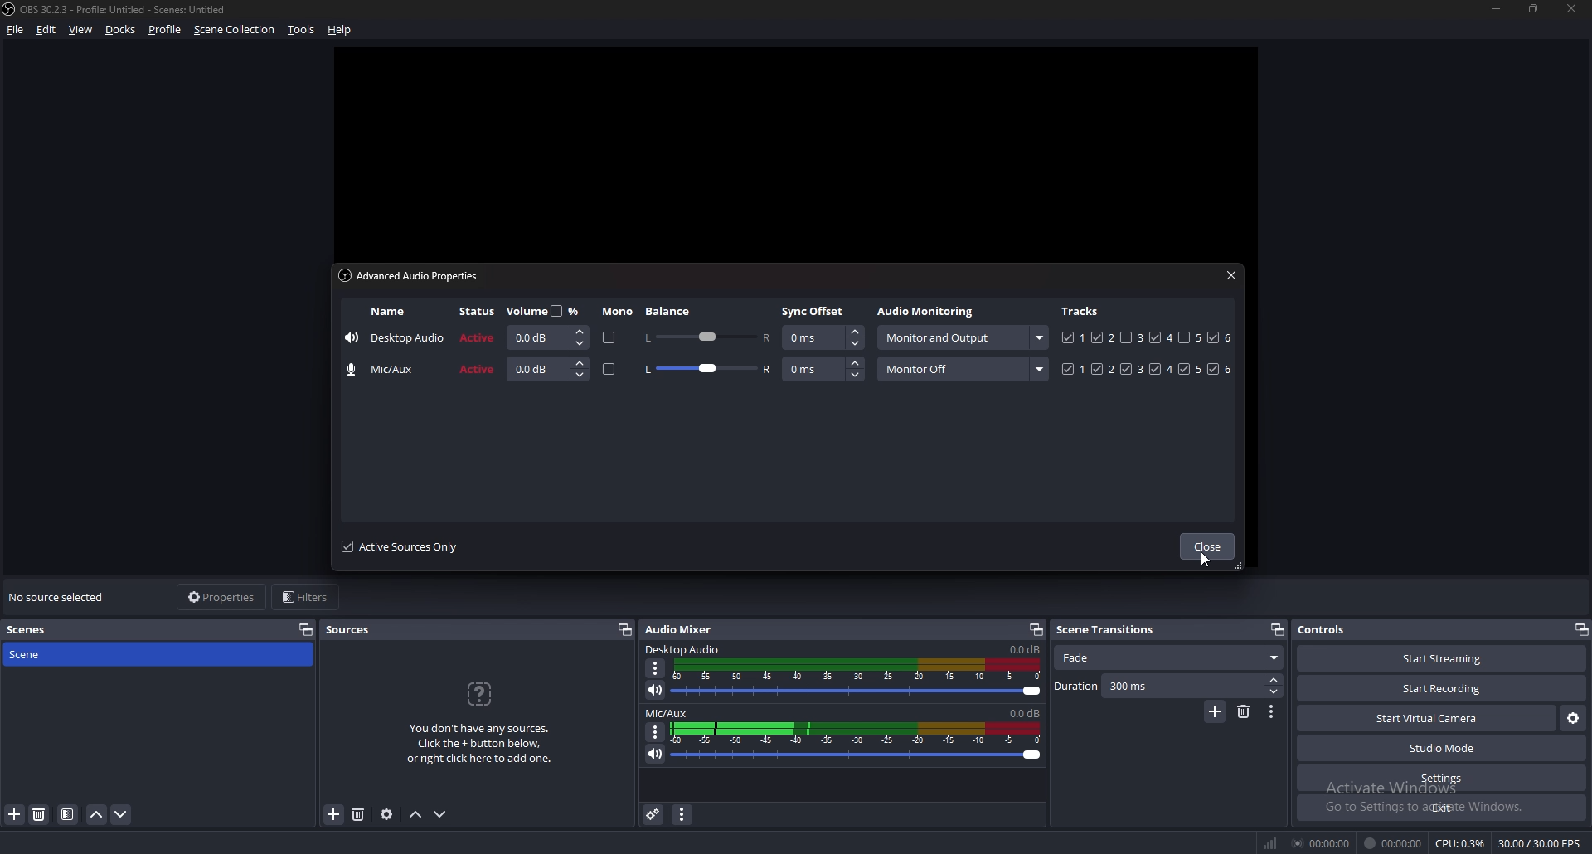 The image size is (1592, 854). I want to click on audio monitoring, so click(929, 313).